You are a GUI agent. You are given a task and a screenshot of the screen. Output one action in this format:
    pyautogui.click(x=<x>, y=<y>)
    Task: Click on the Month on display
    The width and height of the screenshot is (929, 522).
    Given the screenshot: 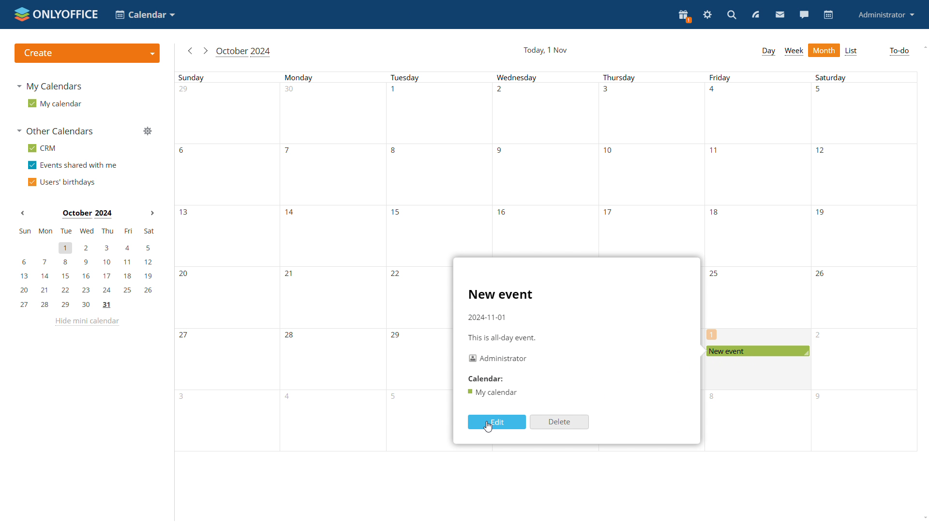 What is the action you would take?
    pyautogui.click(x=86, y=214)
    